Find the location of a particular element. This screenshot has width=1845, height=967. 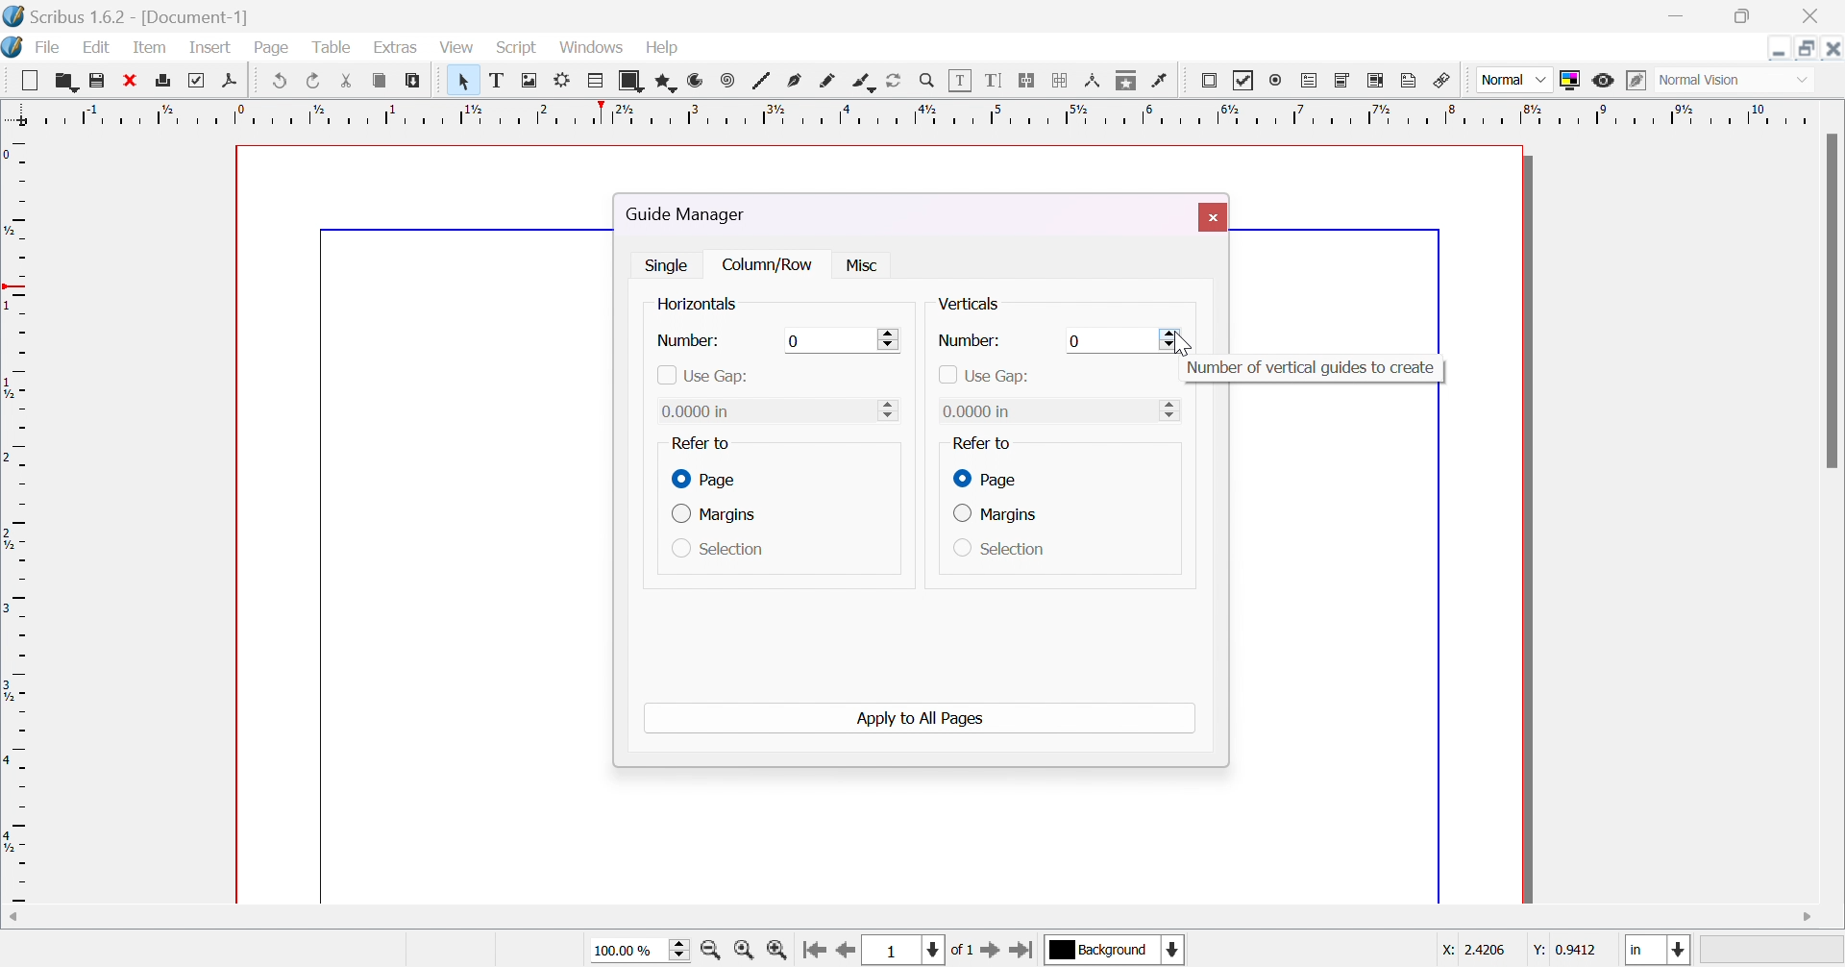

Normal is located at coordinates (1513, 80).